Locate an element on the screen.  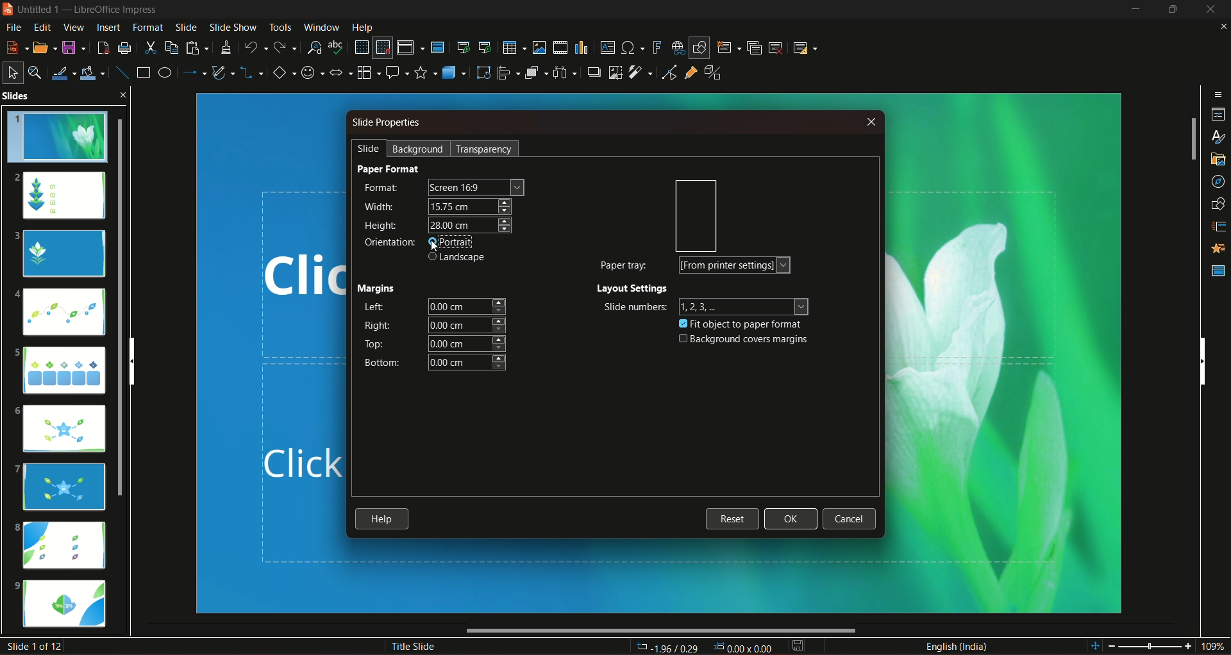
close is located at coordinates (1210, 10).